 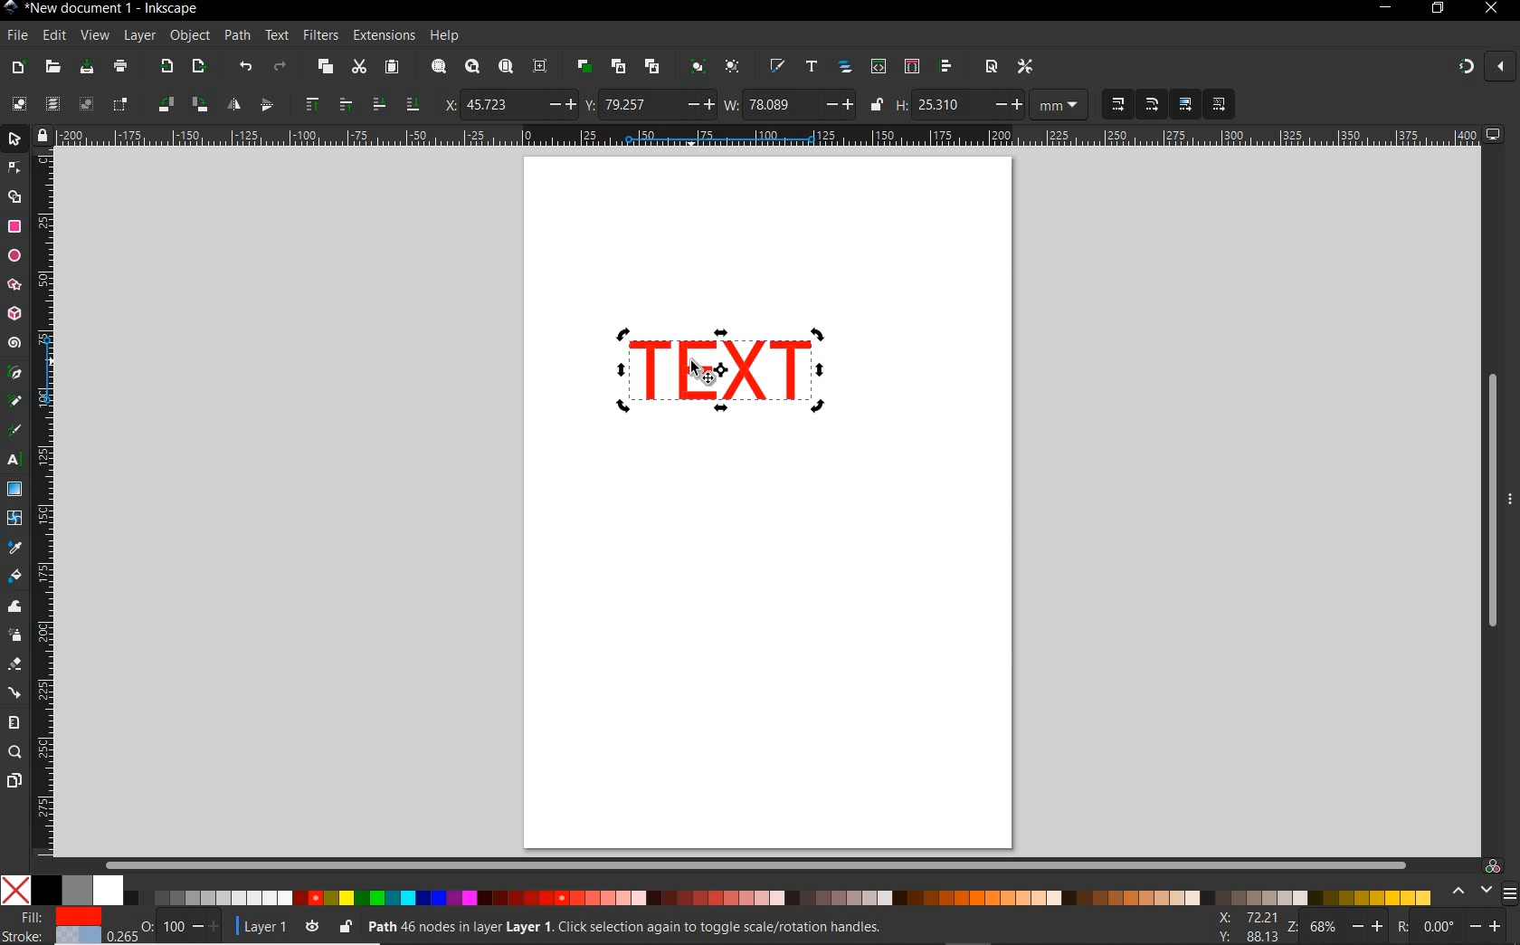 I want to click on FILE & STROKE, so click(x=63, y=928).